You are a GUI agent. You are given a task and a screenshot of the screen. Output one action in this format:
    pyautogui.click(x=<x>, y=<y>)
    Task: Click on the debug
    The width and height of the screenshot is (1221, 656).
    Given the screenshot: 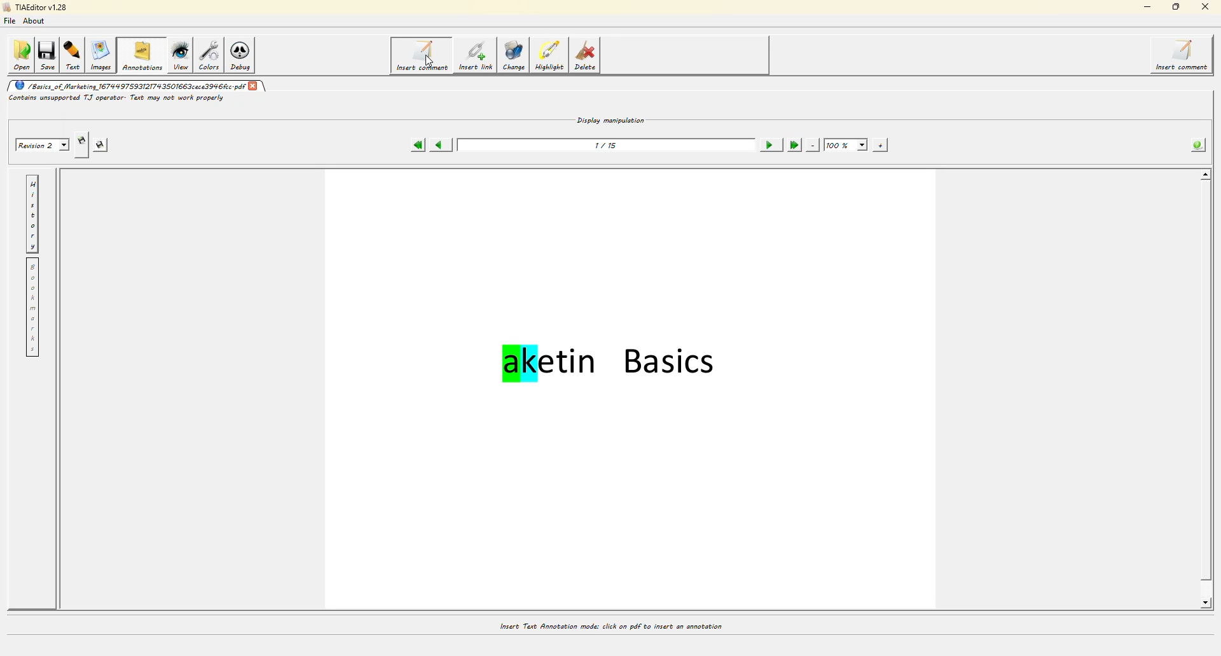 What is the action you would take?
    pyautogui.click(x=244, y=57)
    